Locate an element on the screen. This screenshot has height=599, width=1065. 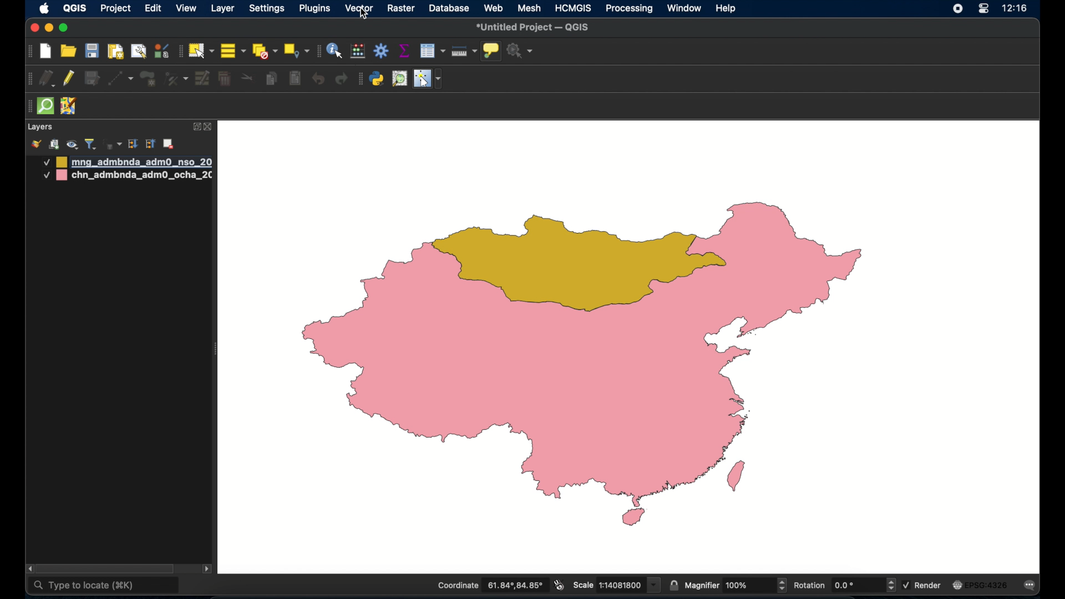
close is located at coordinates (209, 128).